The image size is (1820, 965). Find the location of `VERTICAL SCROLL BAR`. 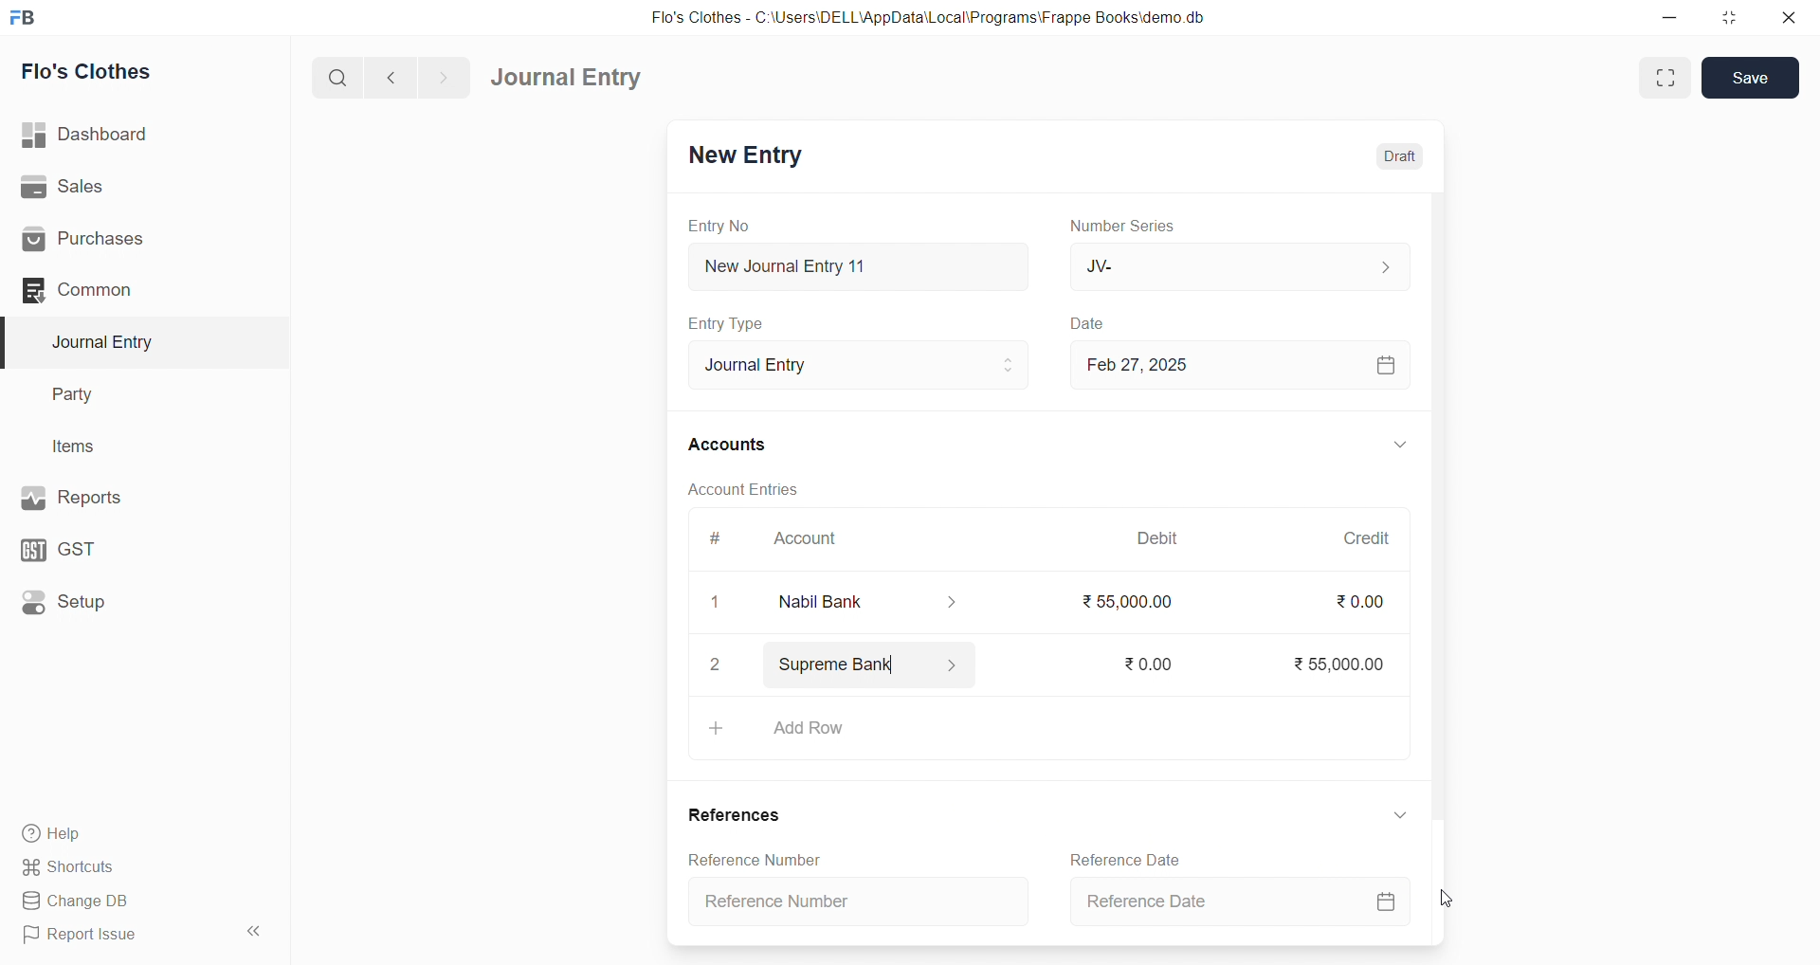

VERTICAL SCROLL BAR is located at coordinates (1435, 568).